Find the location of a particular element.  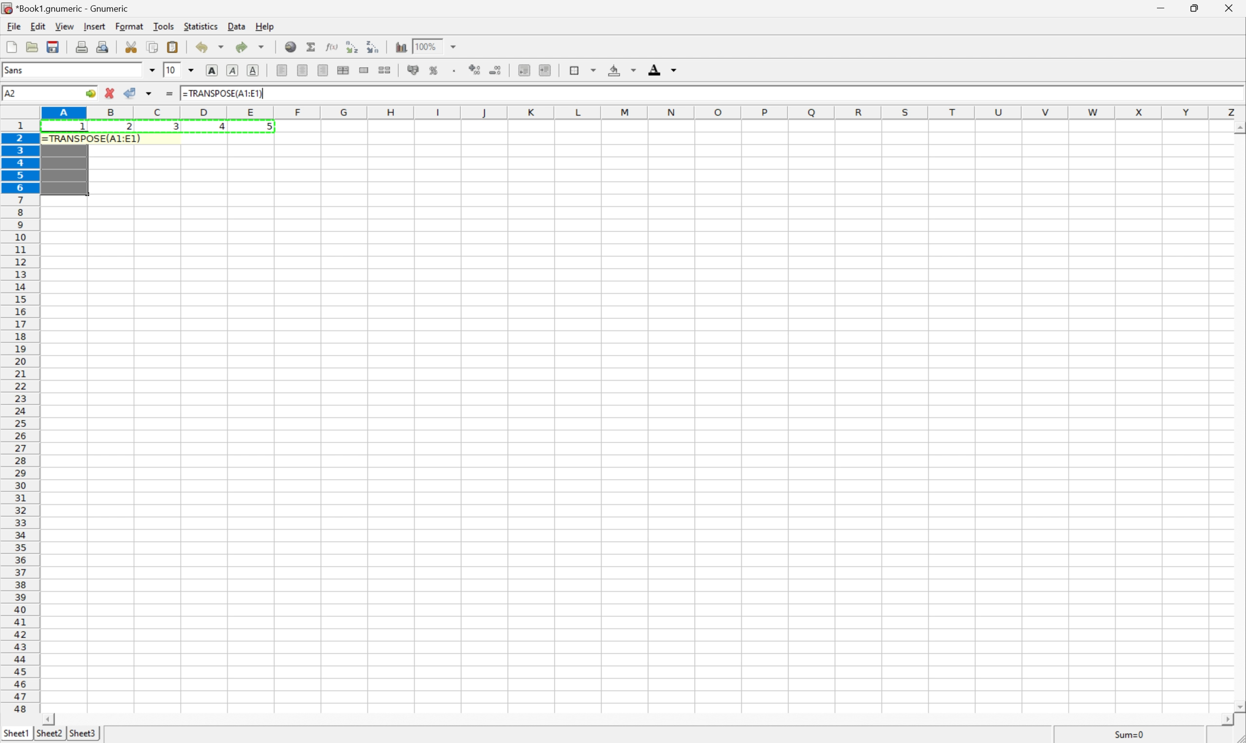

print is located at coordinates (81, 46).